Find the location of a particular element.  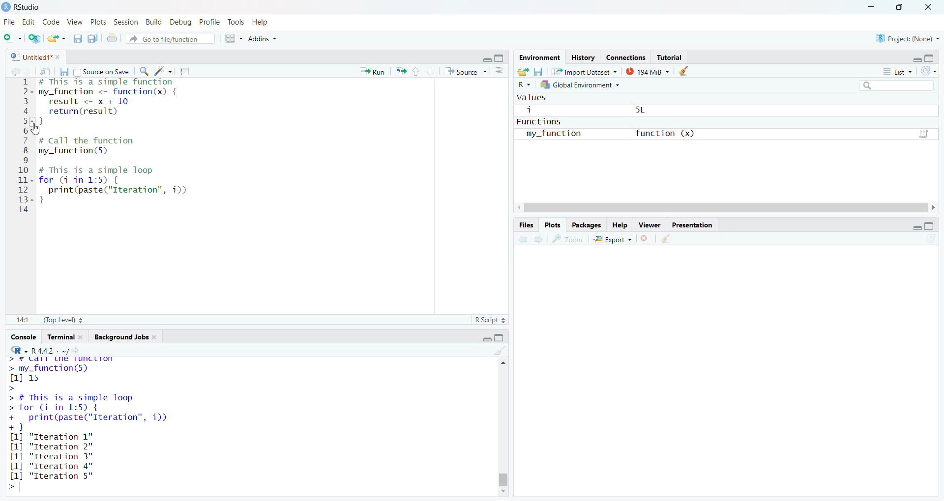

re-run the previous code region is located at coordinates (400, 72).